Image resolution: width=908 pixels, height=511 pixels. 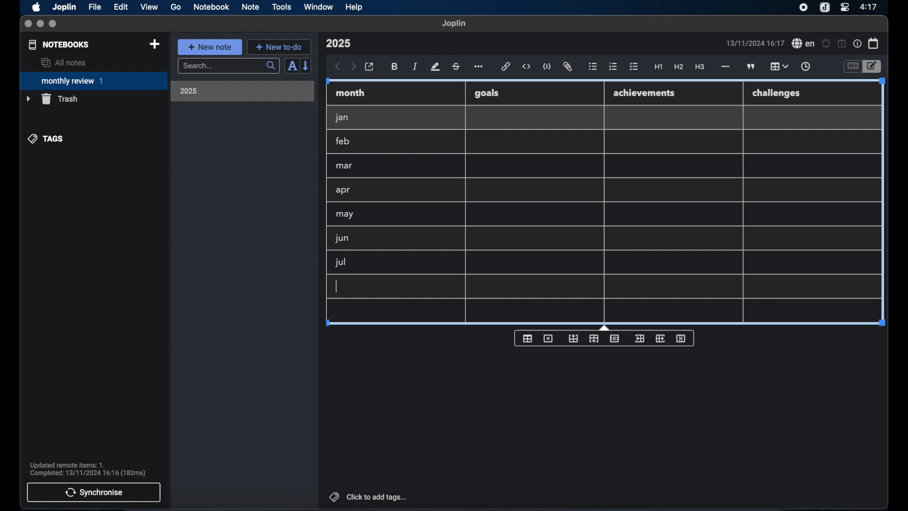 I want to click on horizontal rule, so click(x=725, y=67).